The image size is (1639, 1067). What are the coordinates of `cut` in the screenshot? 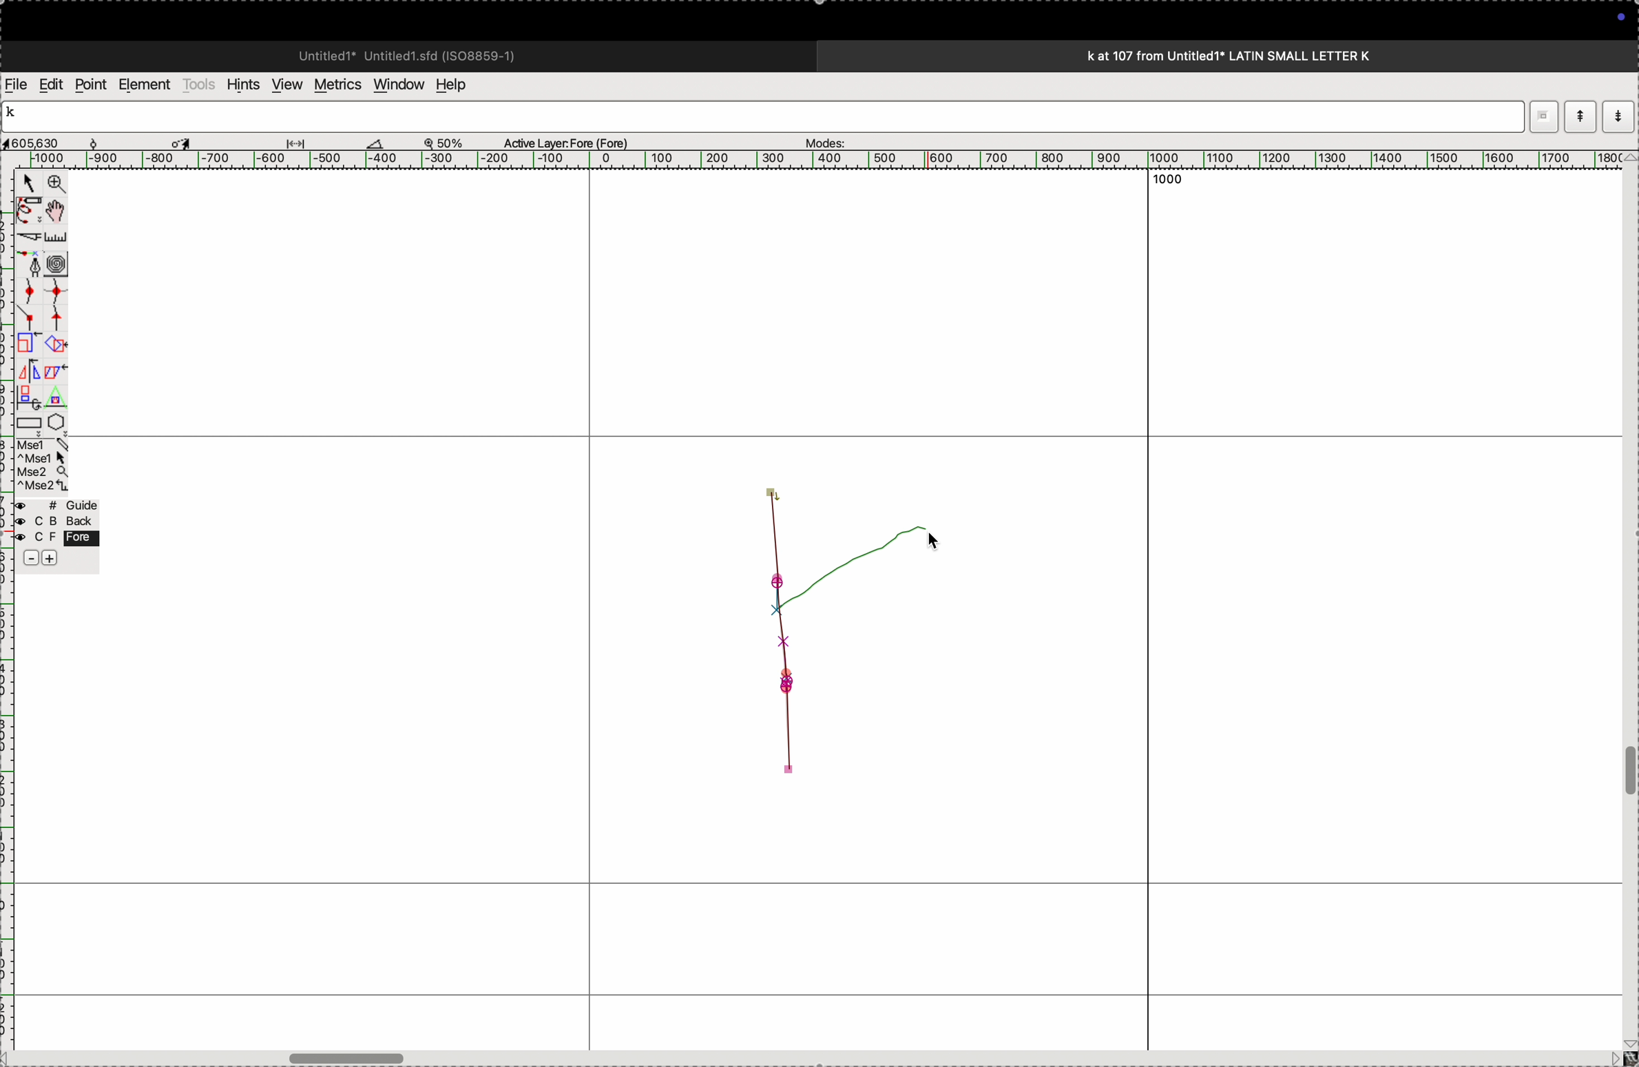 It's located at (375, 143).